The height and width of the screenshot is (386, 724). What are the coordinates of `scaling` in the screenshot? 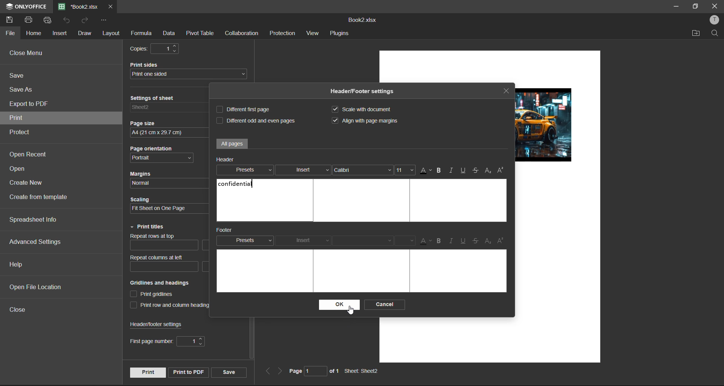 It's located at (164, 206).